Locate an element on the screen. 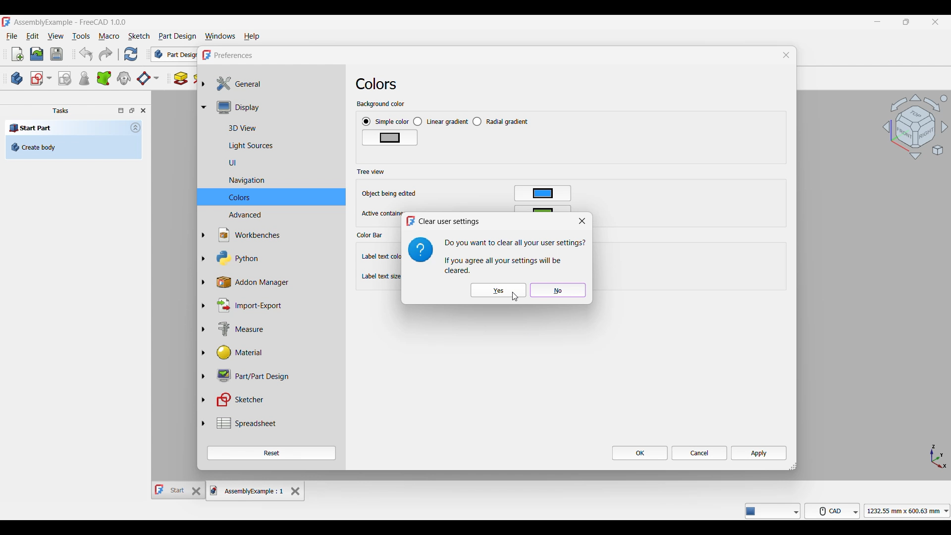 This screenshot has width=951, height=535. Toggle for Linear gradient is located at coordinates (441, 122).